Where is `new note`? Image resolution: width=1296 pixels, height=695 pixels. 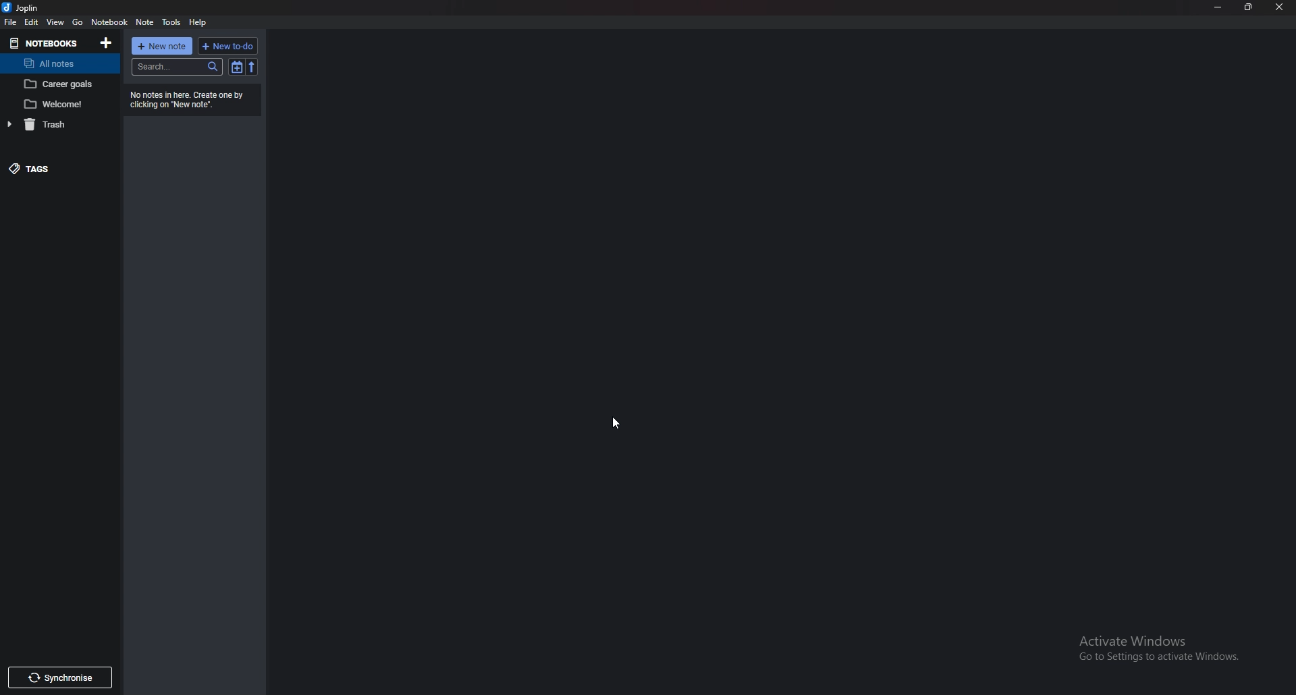 new note is located at coordinates (163, 46).